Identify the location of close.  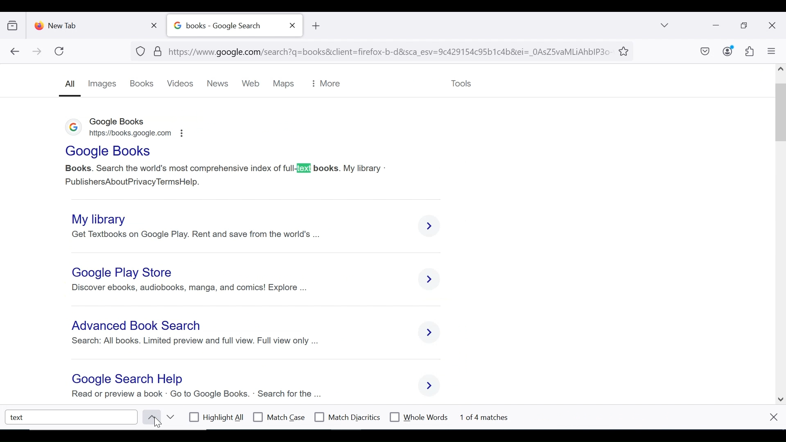
(773, 417).